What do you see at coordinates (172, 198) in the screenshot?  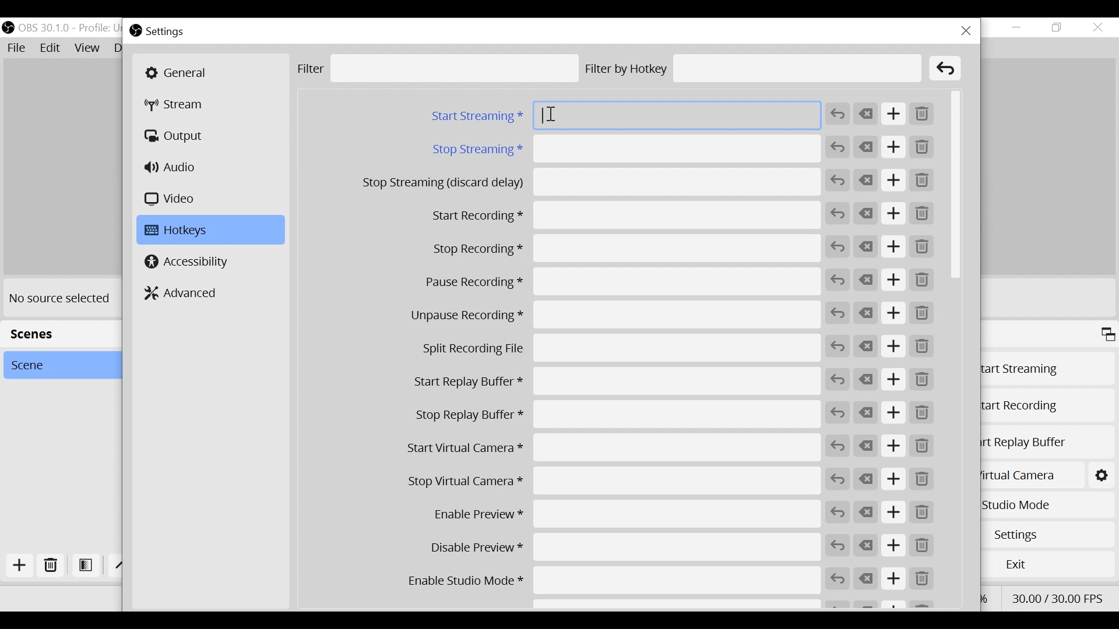 I see `Video` at bounding box center [172, 198].